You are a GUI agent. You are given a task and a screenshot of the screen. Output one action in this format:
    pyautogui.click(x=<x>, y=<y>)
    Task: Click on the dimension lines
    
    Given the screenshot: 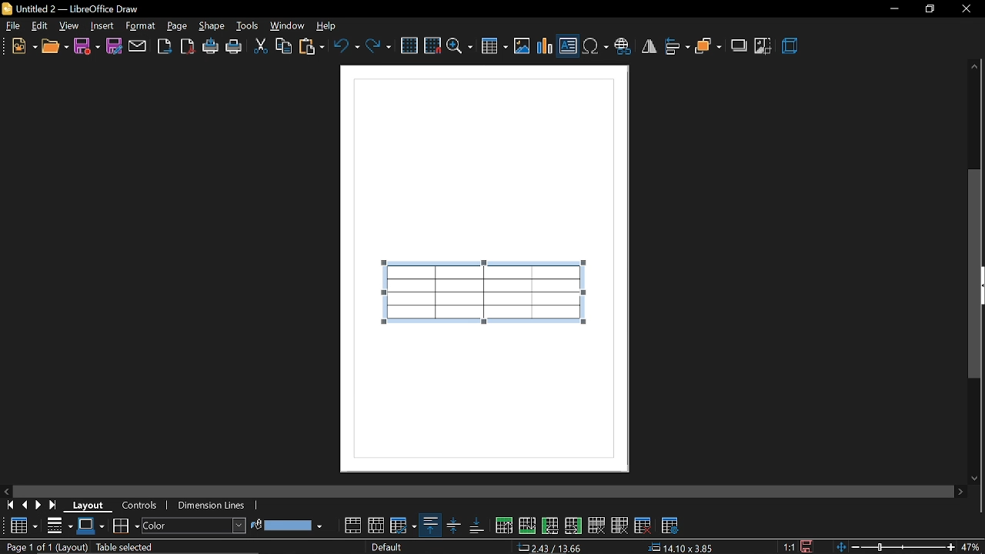 What is the action you would take?
    pyautogui.click(x=215, y=507)
    